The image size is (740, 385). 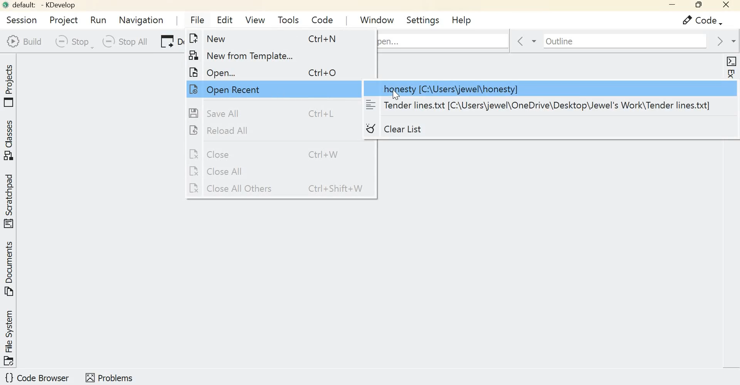 I want to click on Navigation, so click(x=142, y=20).